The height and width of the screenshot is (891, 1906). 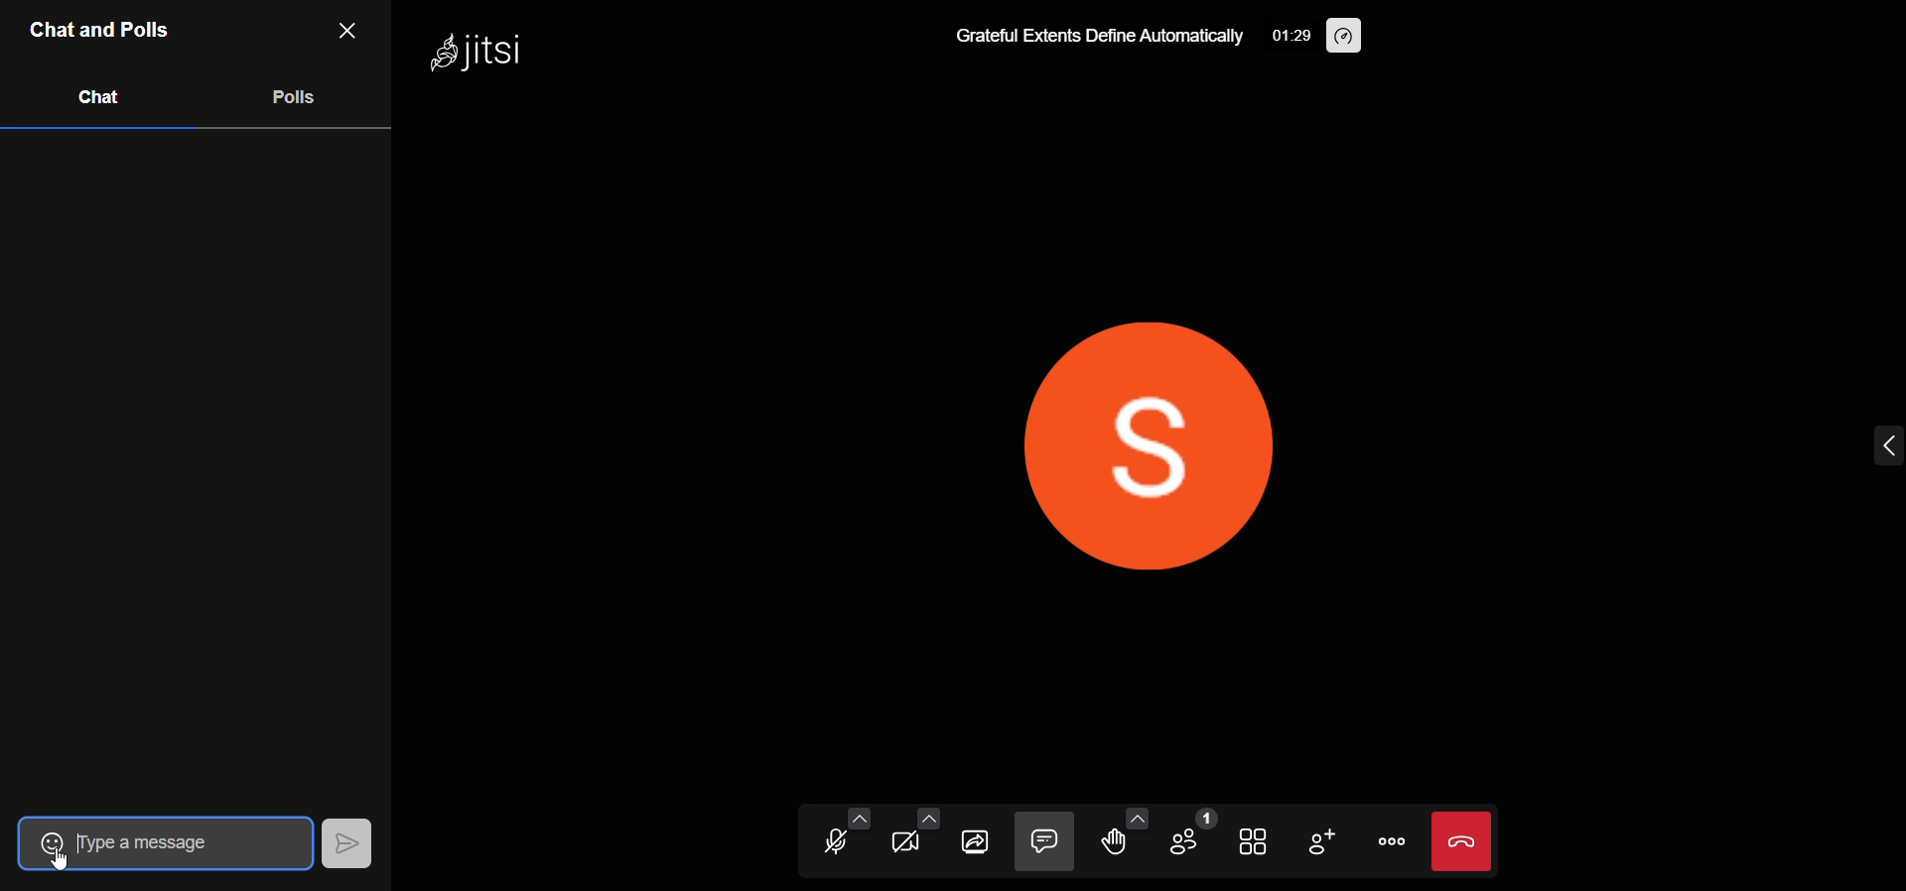 What do you see at coordinates (495, 52) in the screenshot?
I see `logo` at bounding box center [495, 52].